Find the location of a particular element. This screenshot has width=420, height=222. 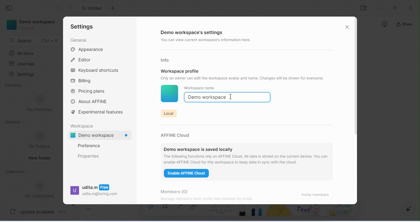

others is located at coordinates (310, 211).